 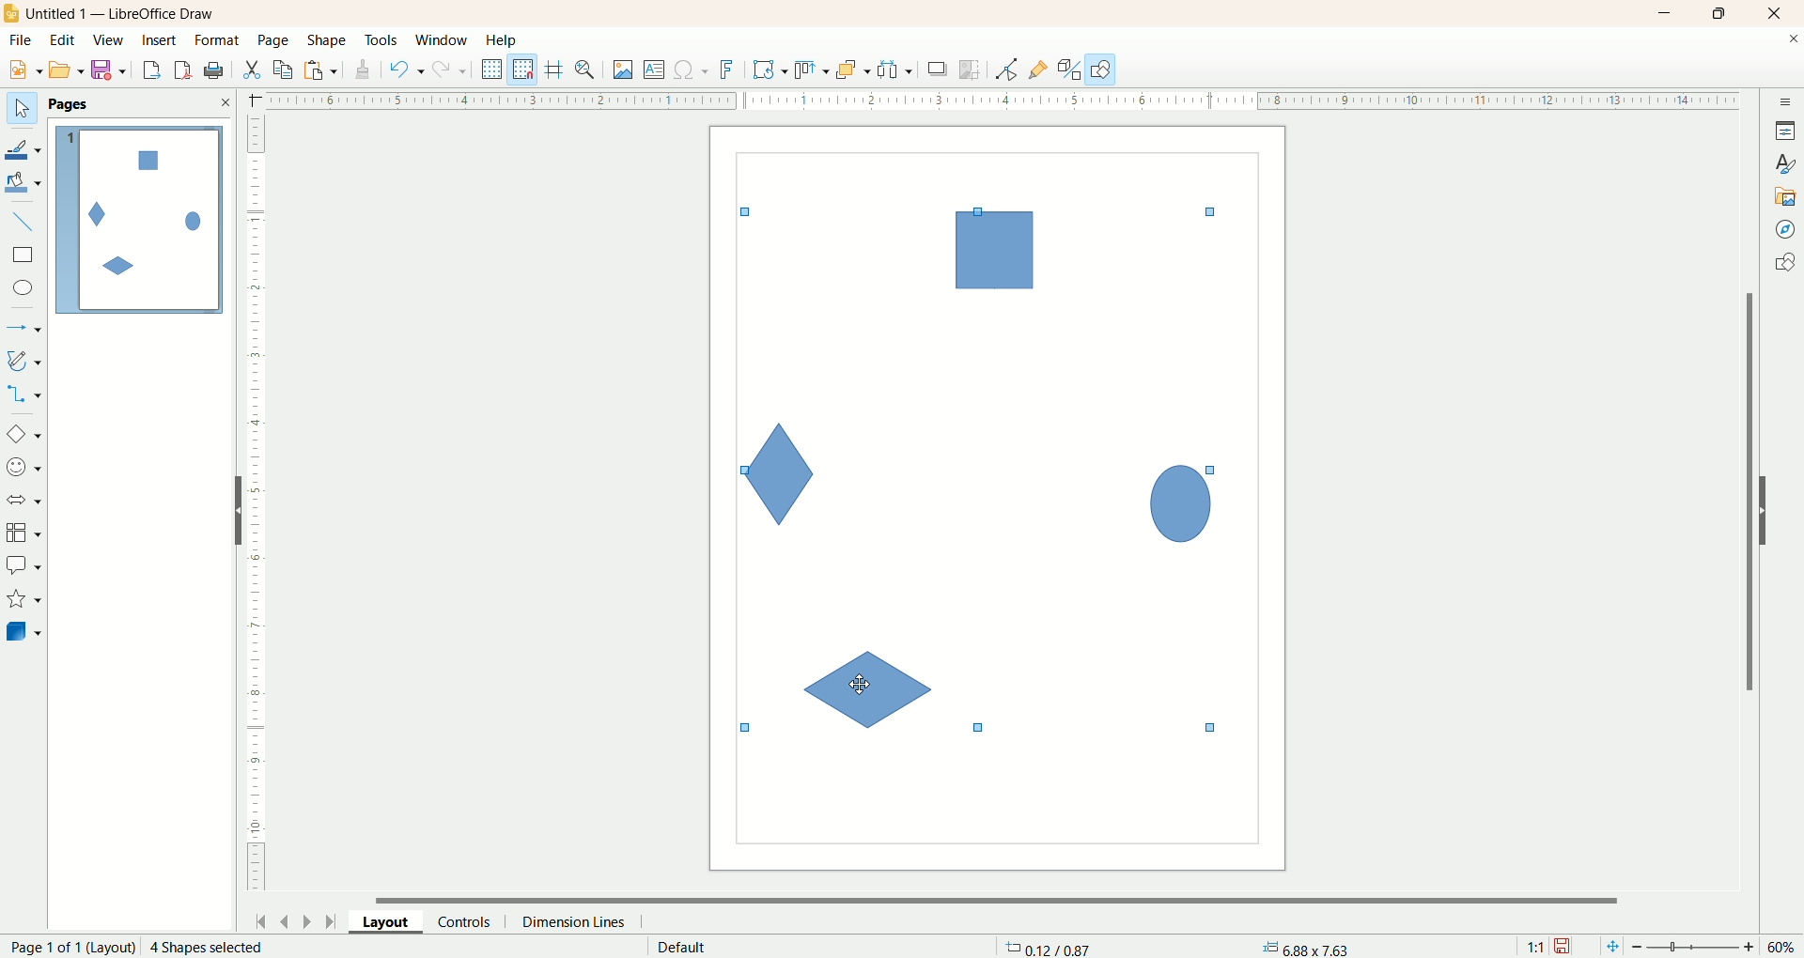 What do you see at coordinates (938, 69) in the screenshot?
I see `shadow` at bounding box center [938, 69].